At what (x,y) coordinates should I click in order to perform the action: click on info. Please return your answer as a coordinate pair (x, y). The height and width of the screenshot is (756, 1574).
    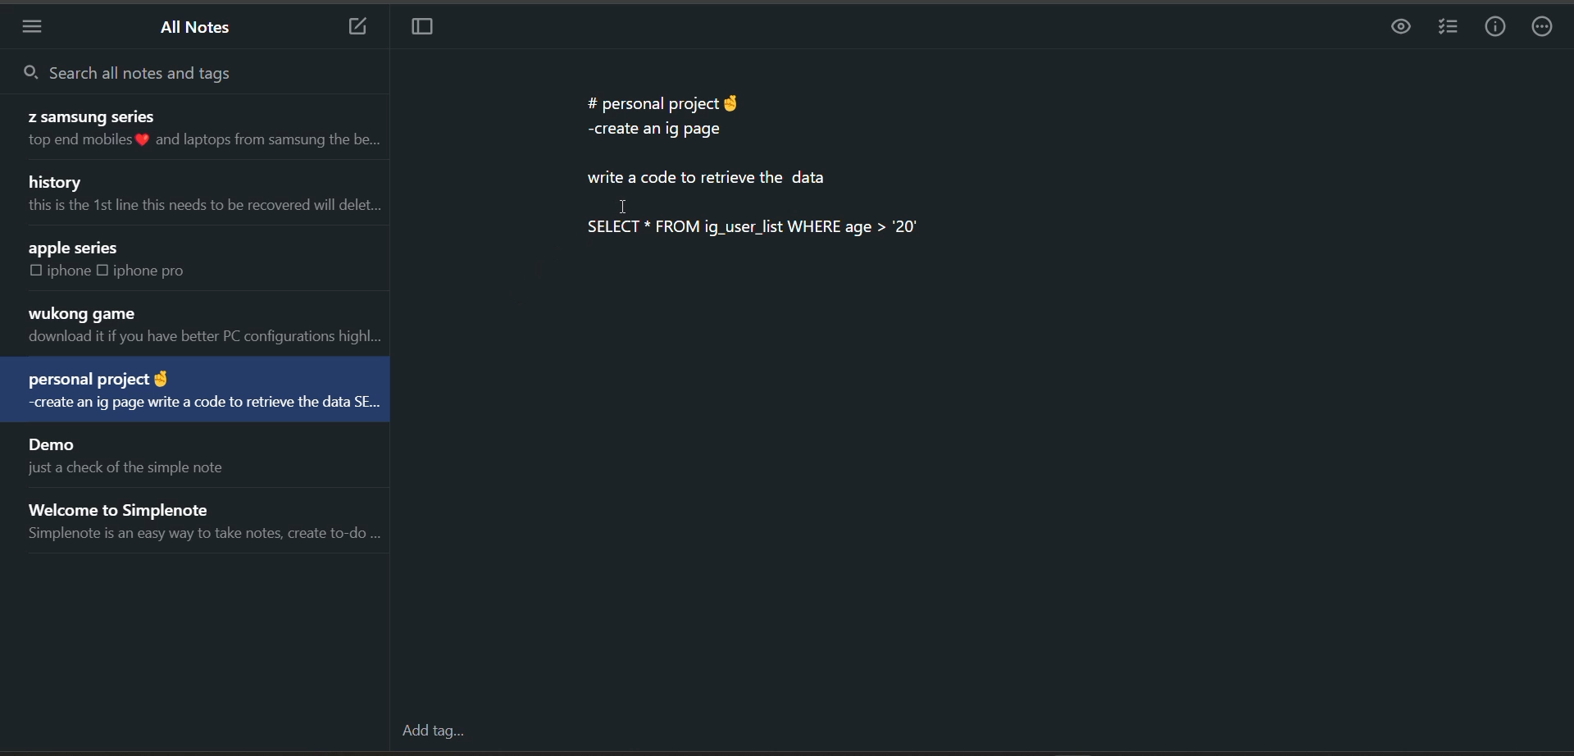
    Looking at the image, I should click on (1495, 27).